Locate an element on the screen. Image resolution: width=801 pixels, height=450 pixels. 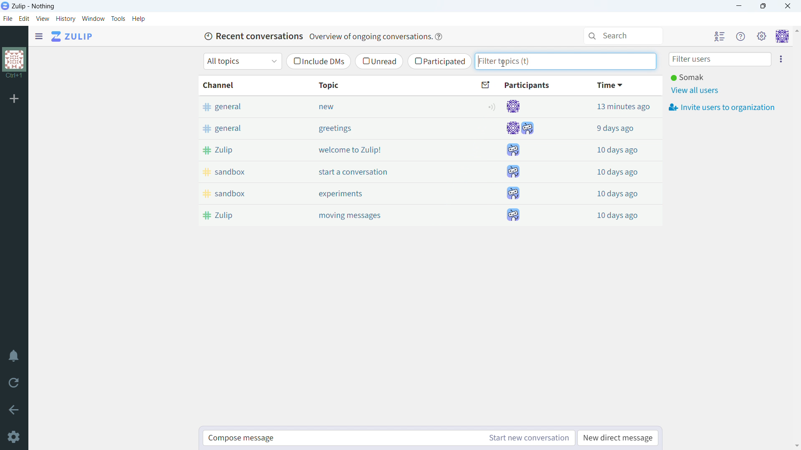
channel is located at coordinates (241, 85).